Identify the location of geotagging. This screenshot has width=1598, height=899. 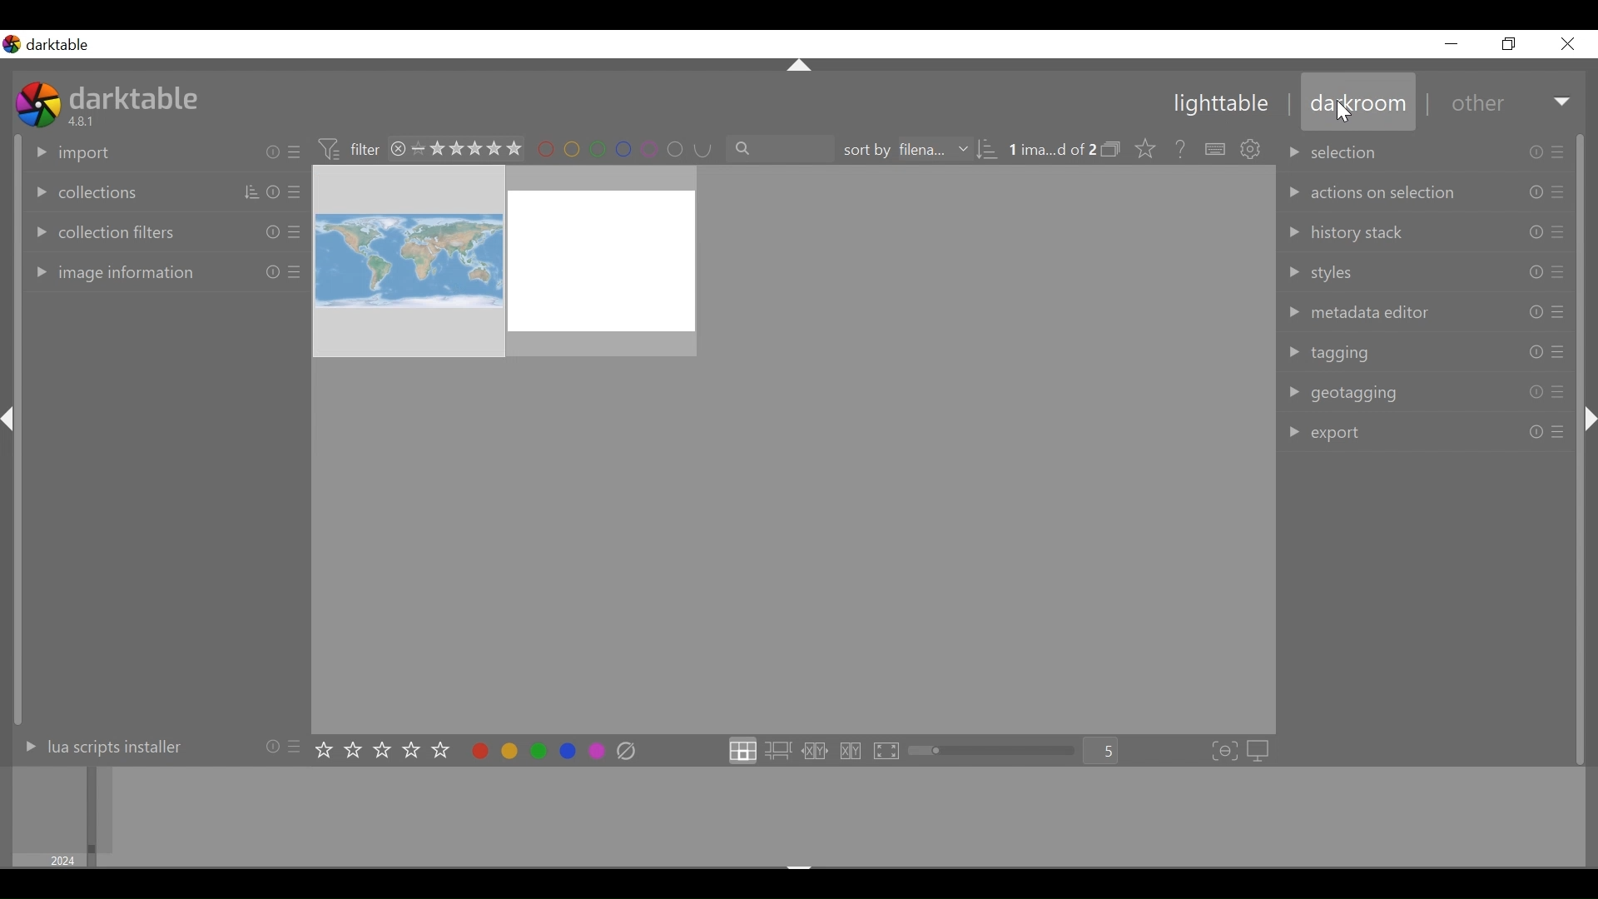
(1422, 392).